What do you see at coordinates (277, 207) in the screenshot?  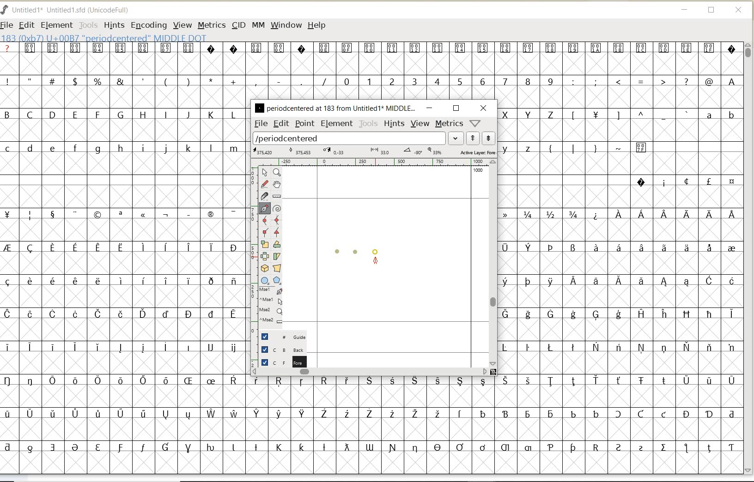 I see `change whether spiro is active or not` at bounding box center [277, 207].